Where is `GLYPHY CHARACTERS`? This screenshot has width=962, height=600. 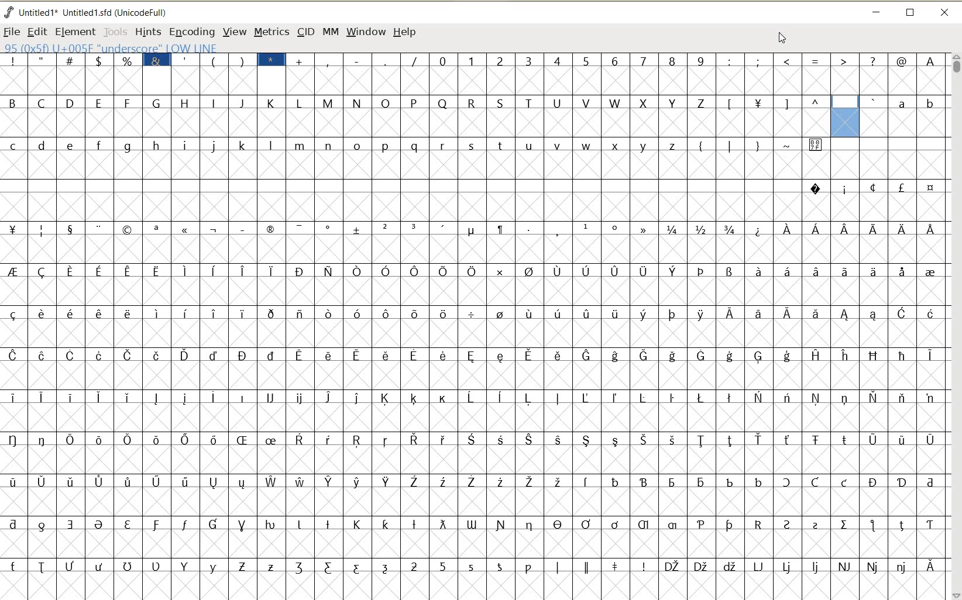 GLYPHY CHARACTERS is located at coordinates (888, 362).